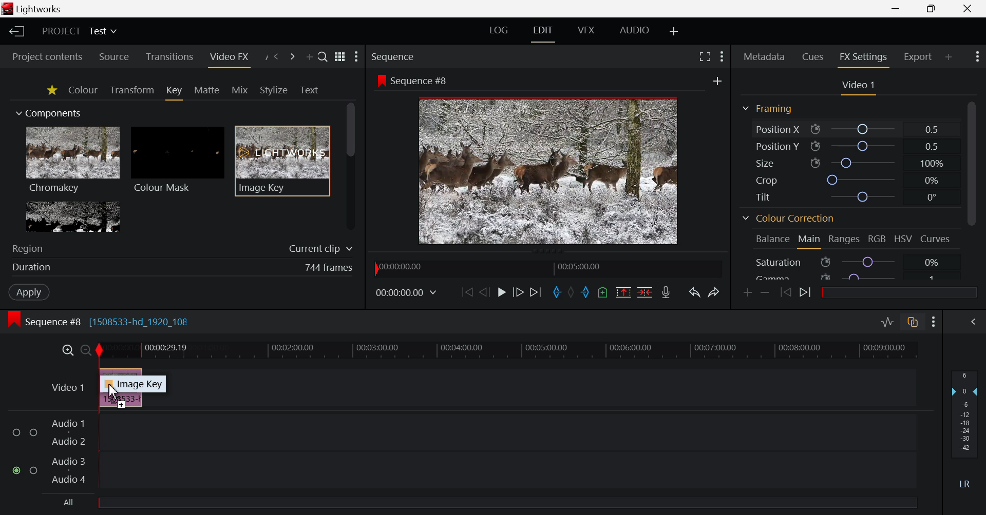 The image size is (986, 515). What do you see at coordinates (466, 290) in the screenshot?
I see `To Start` at bounding box center [466, 290].